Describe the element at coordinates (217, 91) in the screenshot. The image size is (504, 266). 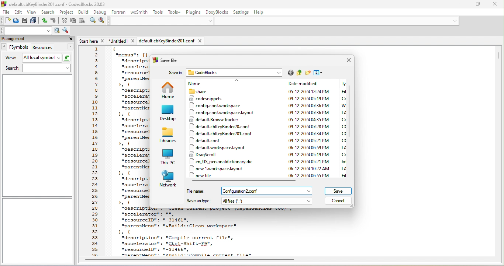
I see `share` at that location.